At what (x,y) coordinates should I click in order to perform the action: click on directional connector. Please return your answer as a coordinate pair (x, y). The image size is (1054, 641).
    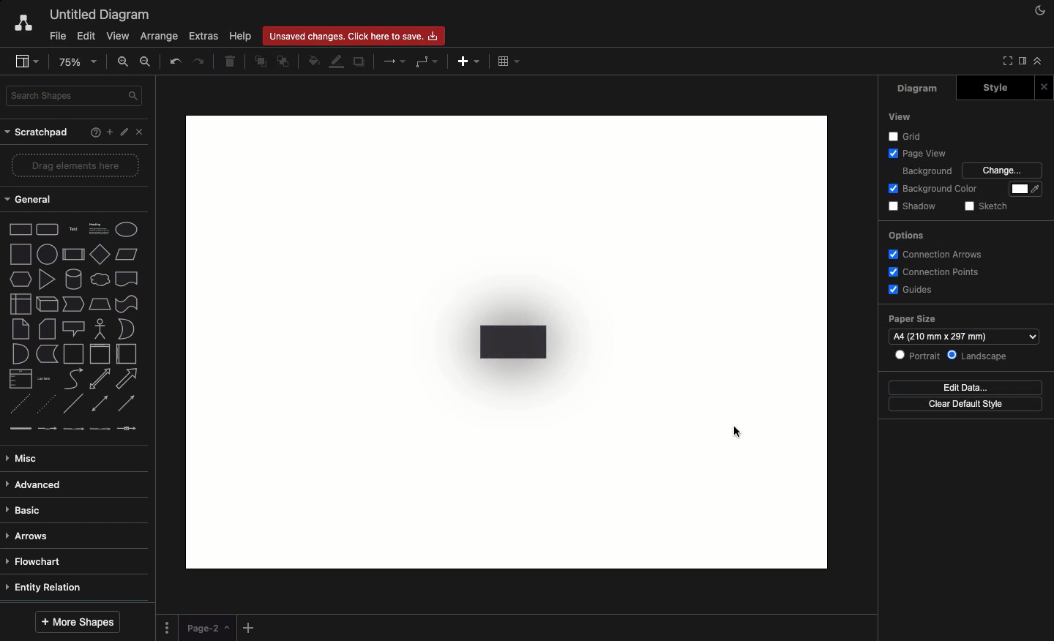
    Looking at the image, I should click on (127, 402).